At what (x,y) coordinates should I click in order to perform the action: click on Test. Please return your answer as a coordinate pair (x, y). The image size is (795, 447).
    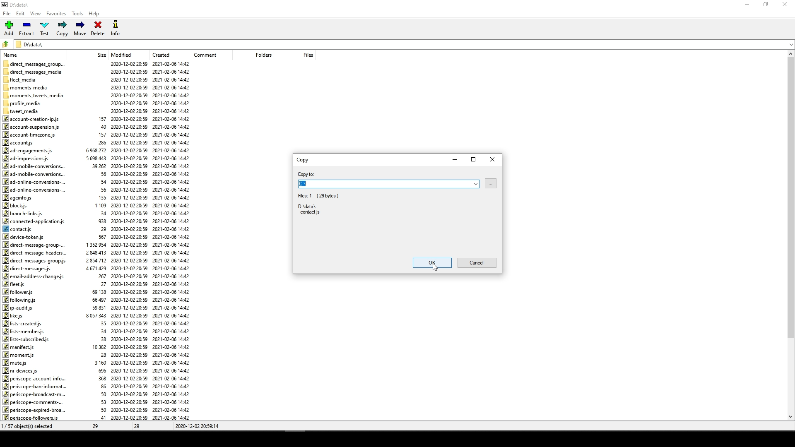
    Looking at the image, I should click on (45, 28).